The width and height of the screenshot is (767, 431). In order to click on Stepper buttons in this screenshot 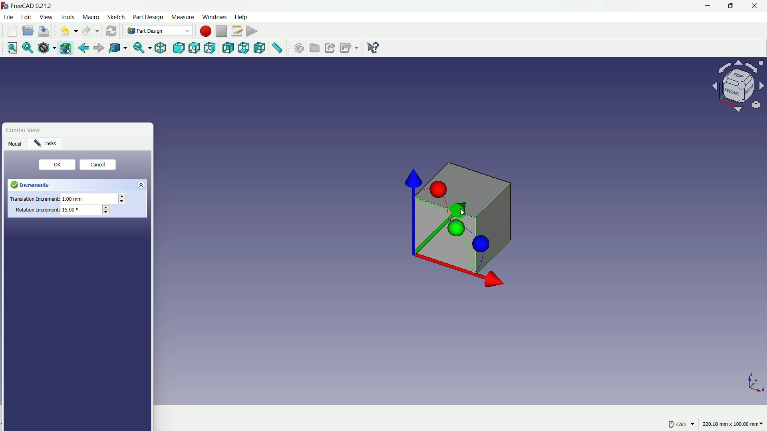, I will do `click(122, 199)`.